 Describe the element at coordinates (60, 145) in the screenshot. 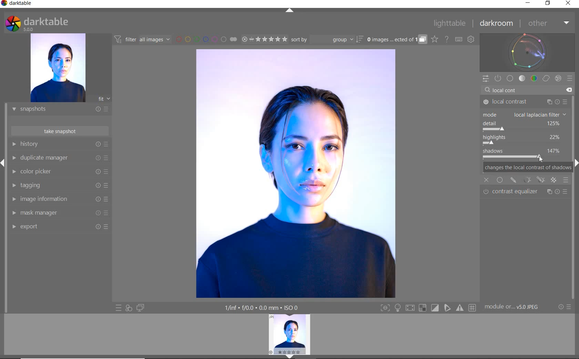

I see `HISTORY` at that location.